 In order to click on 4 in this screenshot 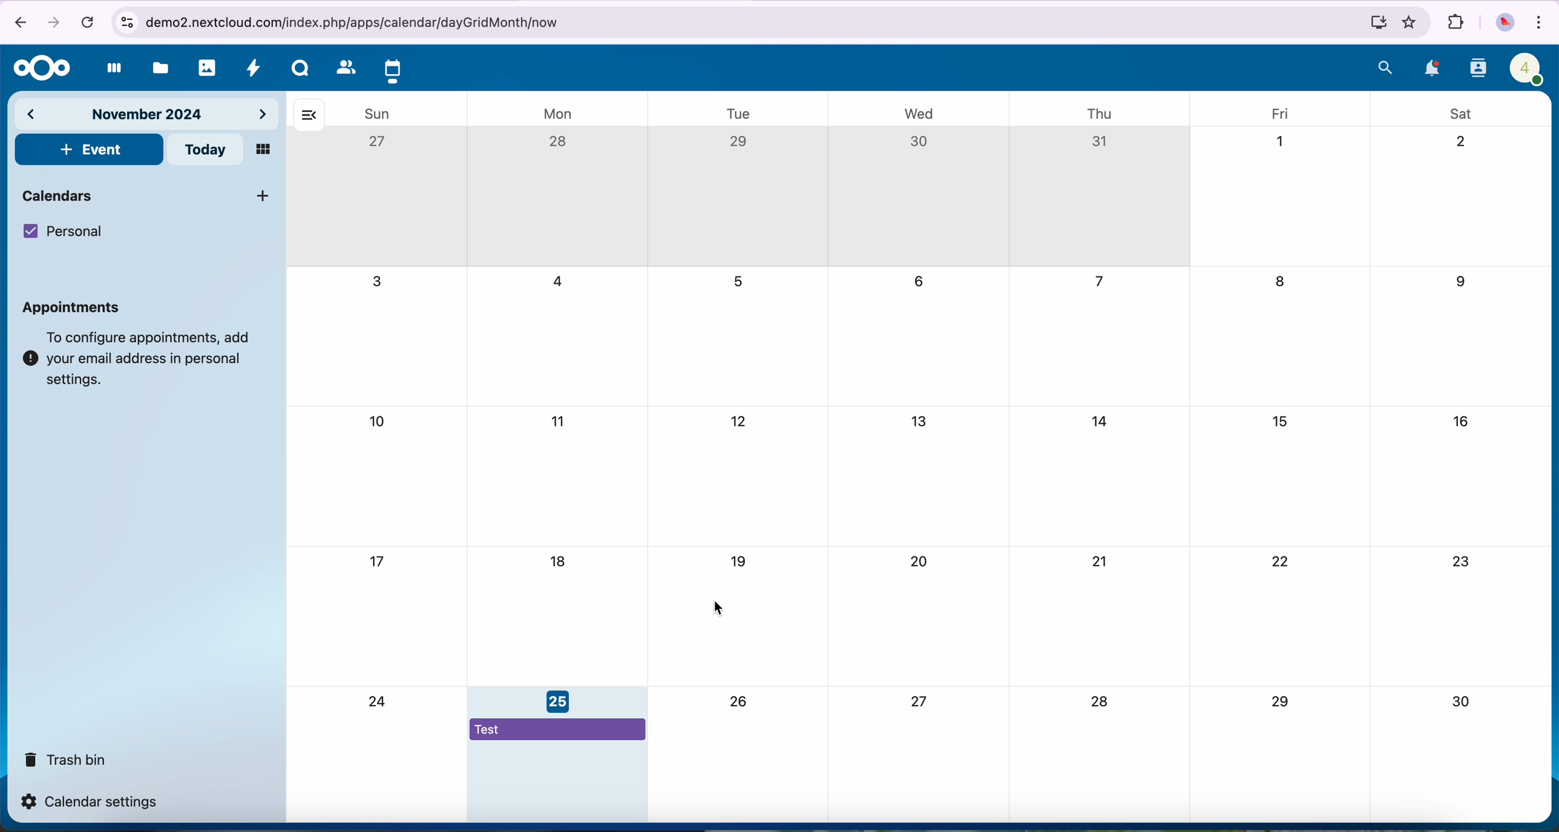, I will do `click(562, 282)`.